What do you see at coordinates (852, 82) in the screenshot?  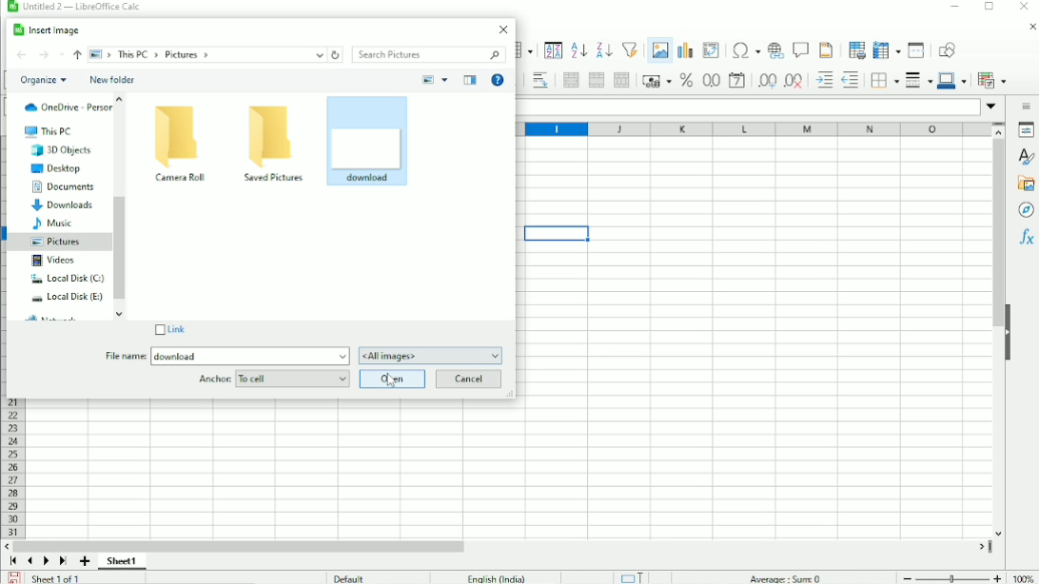 I see `Decrease indent` at bounding box center [852, 82].